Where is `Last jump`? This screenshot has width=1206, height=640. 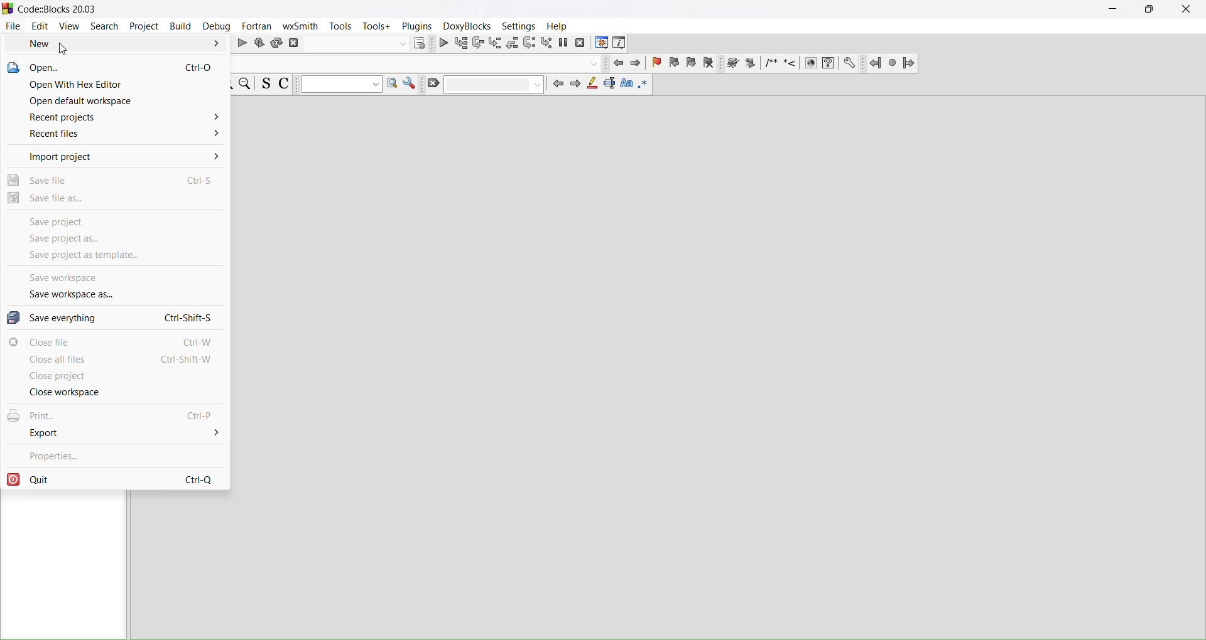 Last jump is located at coordinates (893, 63).